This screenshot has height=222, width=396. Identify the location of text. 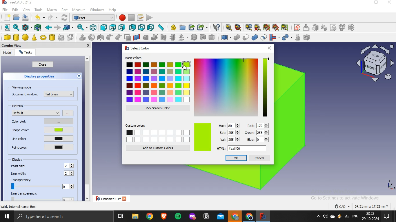
(362, 206).